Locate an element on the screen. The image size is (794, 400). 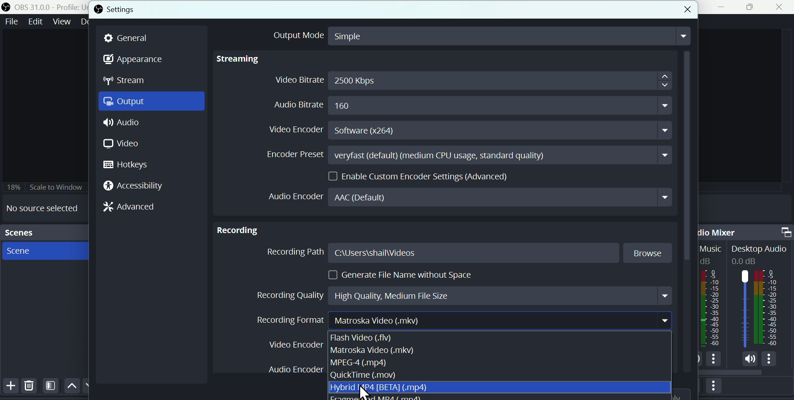
Appearance is located at coordinates (131, 60).